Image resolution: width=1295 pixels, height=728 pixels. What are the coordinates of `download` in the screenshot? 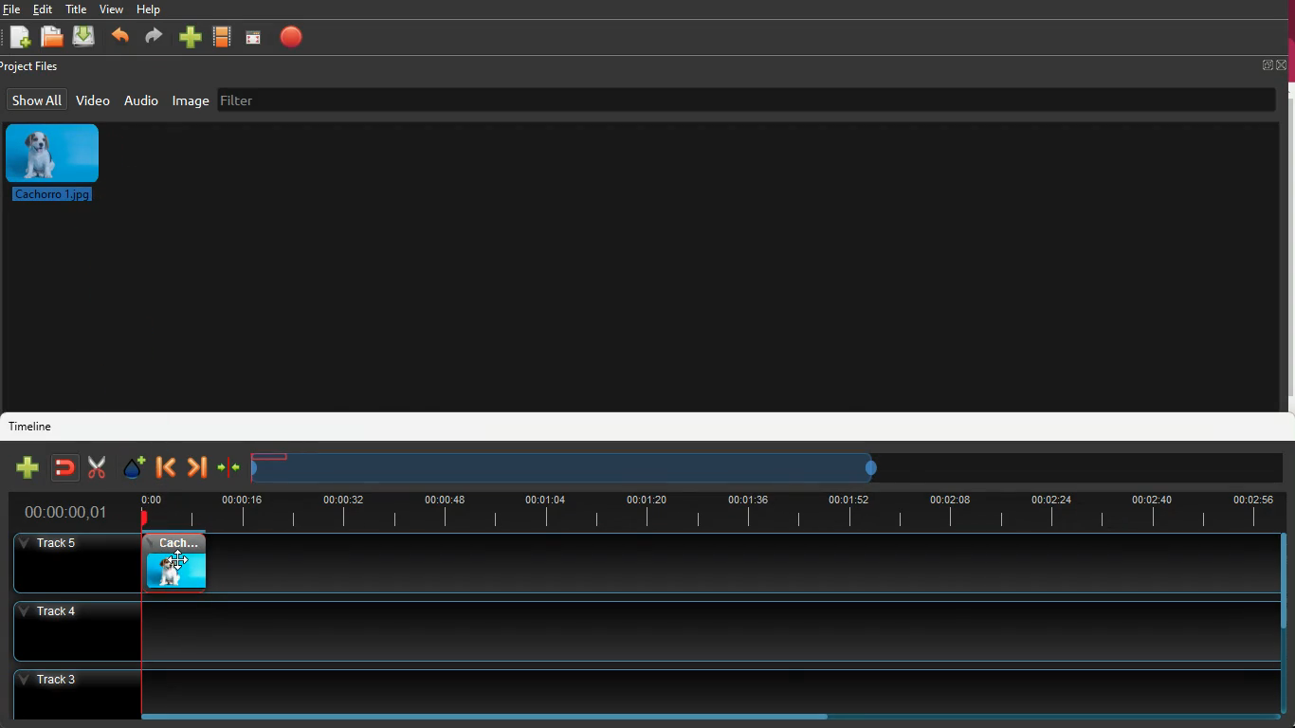 It's located at (85, 35).